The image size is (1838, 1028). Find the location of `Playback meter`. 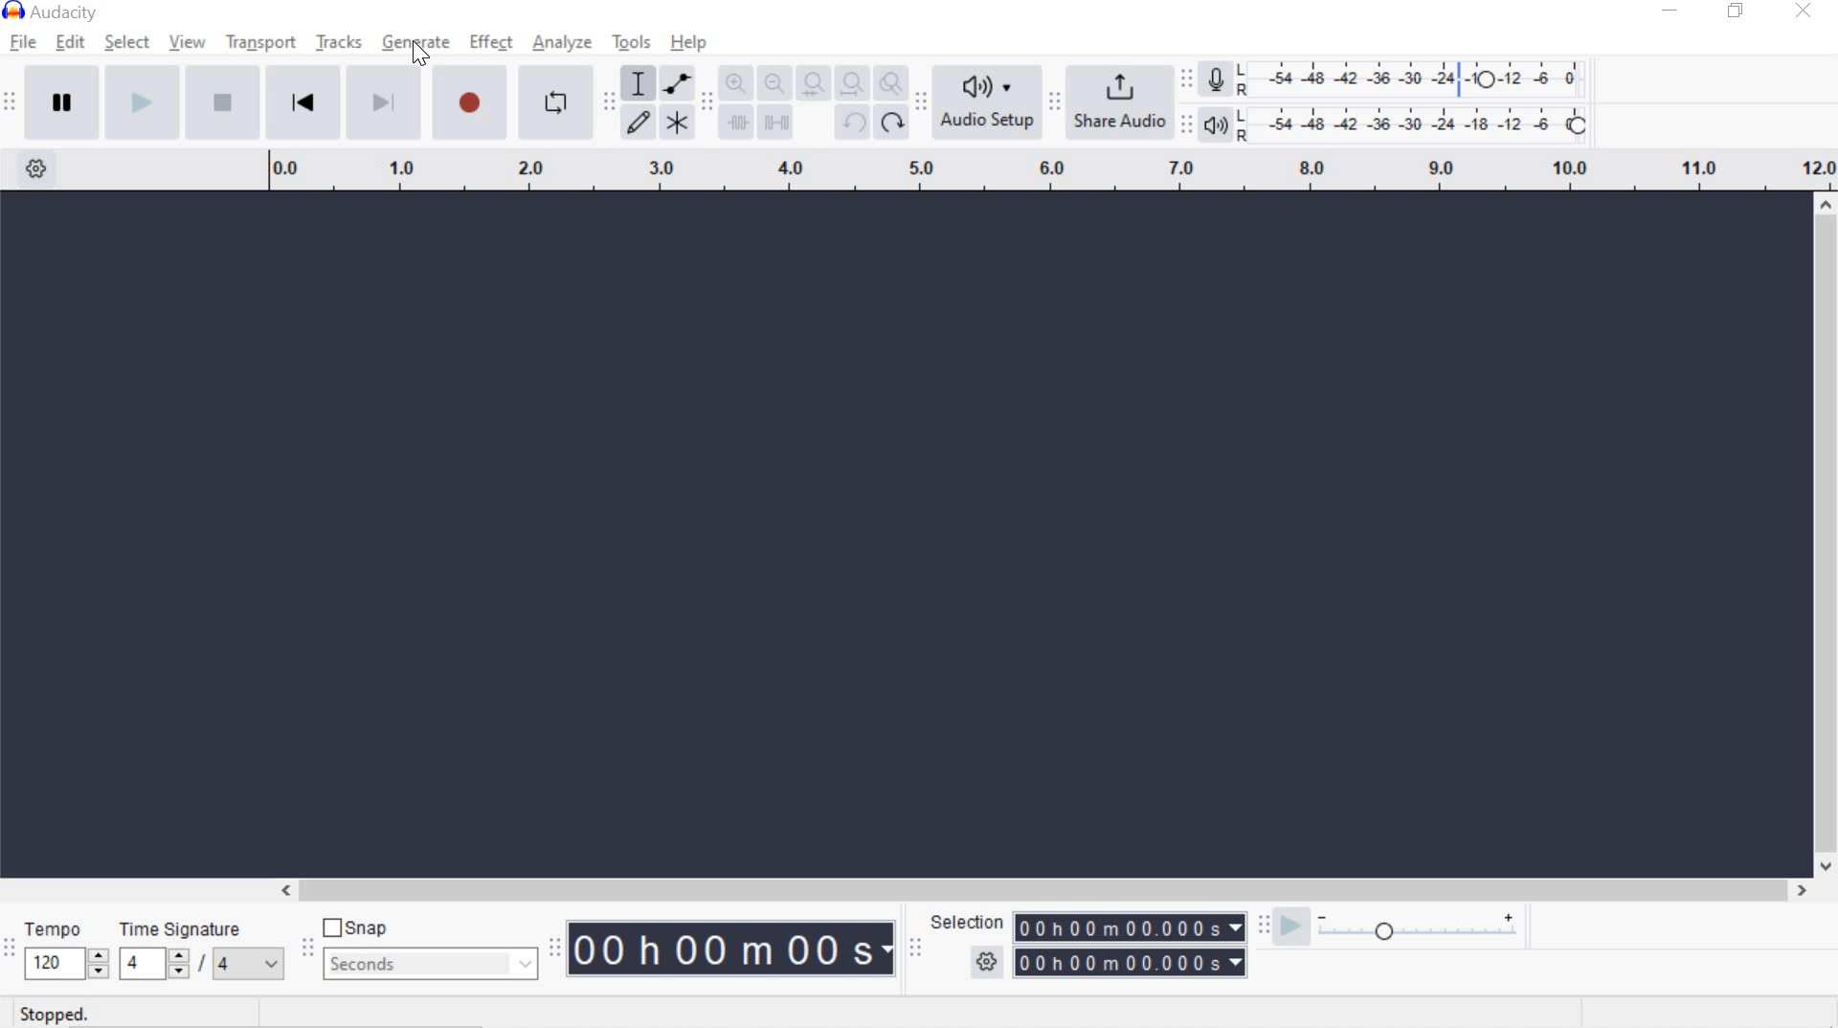

Playback meter is located at coordinates (1214, 125).